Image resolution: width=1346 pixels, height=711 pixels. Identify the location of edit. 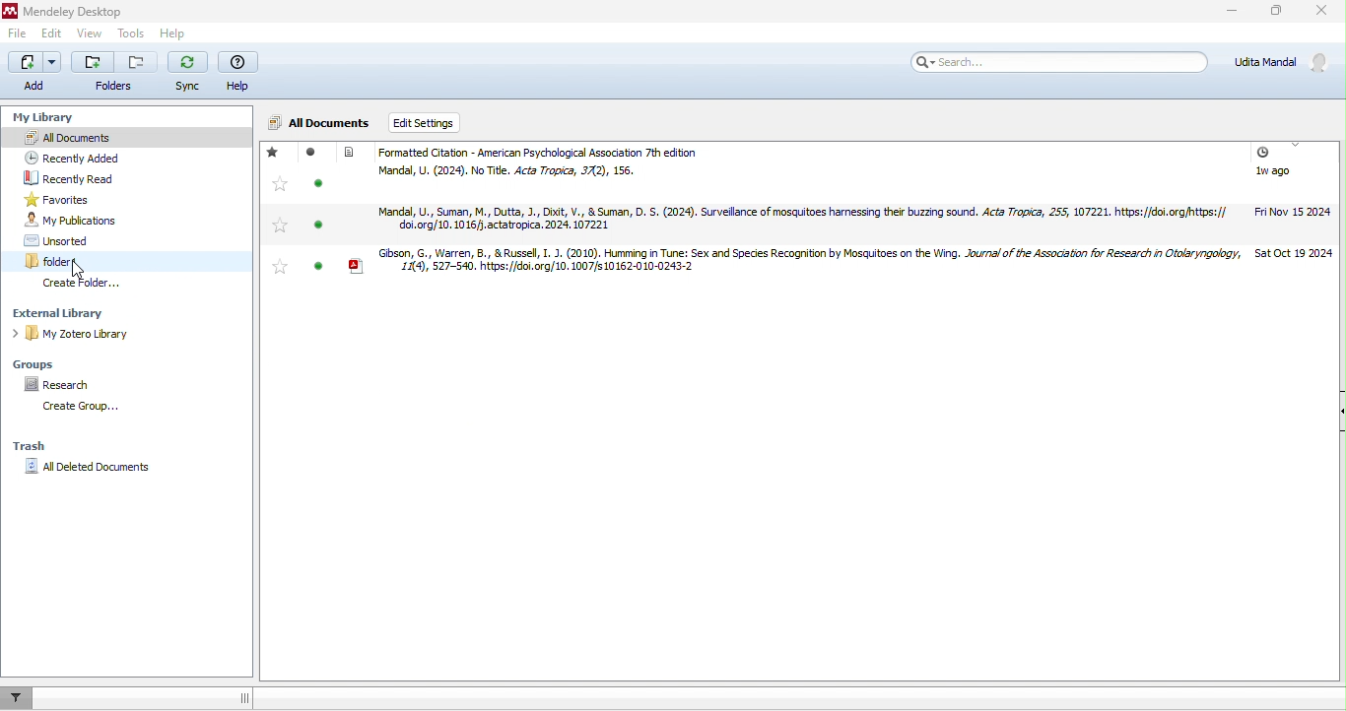
(54, 34).